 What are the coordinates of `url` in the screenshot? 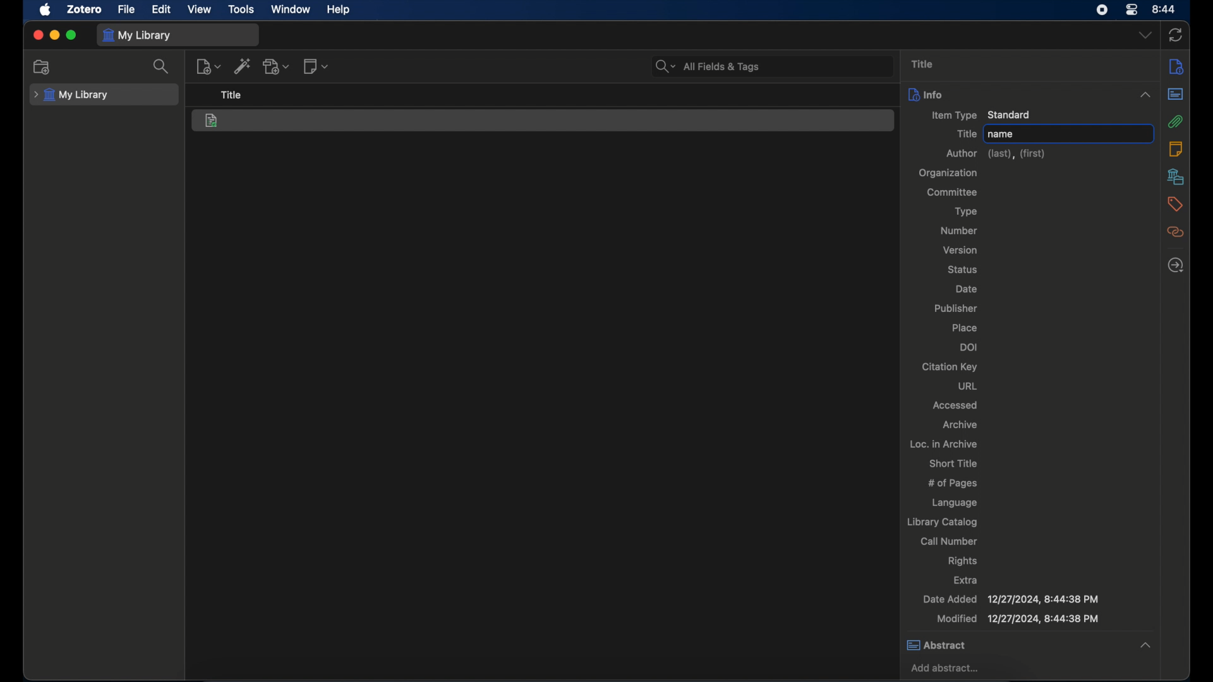 It's located at (967, 386).